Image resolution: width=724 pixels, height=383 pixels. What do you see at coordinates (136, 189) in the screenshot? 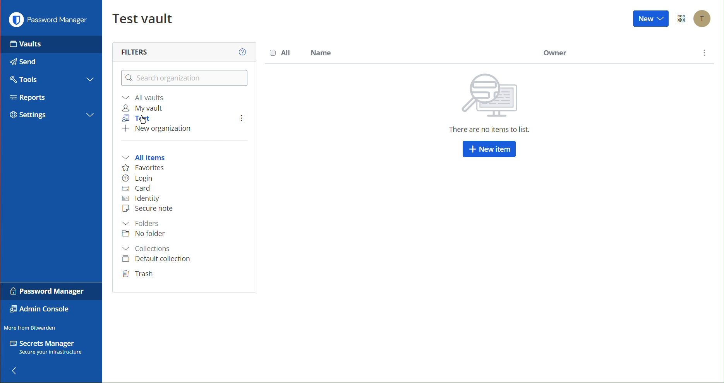
I see `Card ` at bounding box center [136, 189].